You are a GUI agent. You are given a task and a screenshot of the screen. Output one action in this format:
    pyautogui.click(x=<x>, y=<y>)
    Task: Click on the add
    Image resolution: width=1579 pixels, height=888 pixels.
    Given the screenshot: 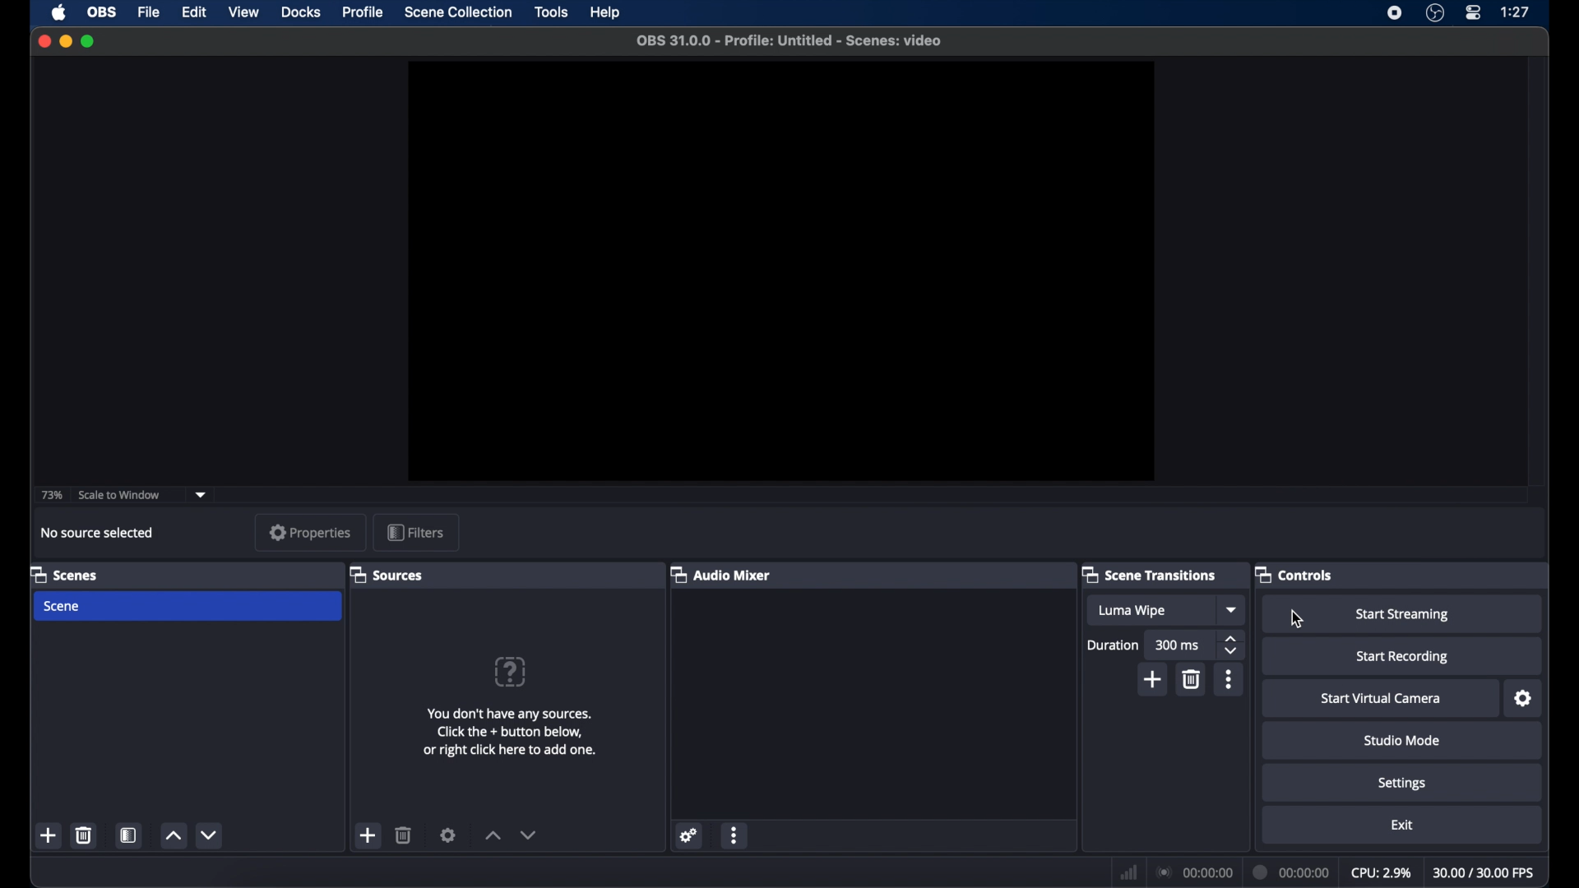 What is the action you would take?
    pyautogui.click(x=369, y=836)
    